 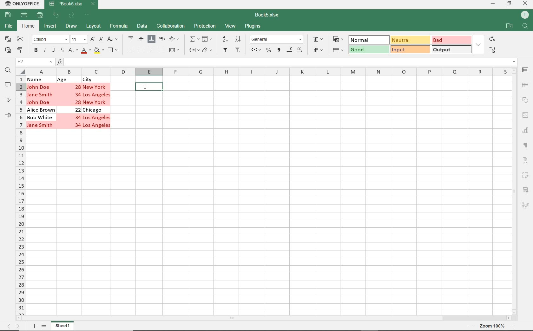 What do you see at coordinates (367, 40) in the screenshot?
I see `NORMAL` at bounding box center [367, 40].